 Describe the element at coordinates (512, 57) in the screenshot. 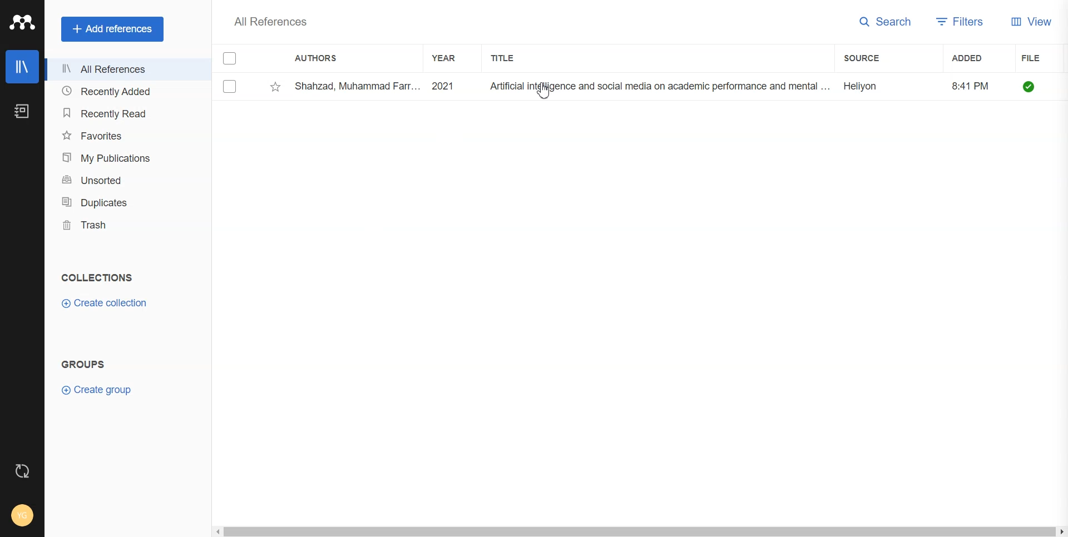

I see `Title` at that location.